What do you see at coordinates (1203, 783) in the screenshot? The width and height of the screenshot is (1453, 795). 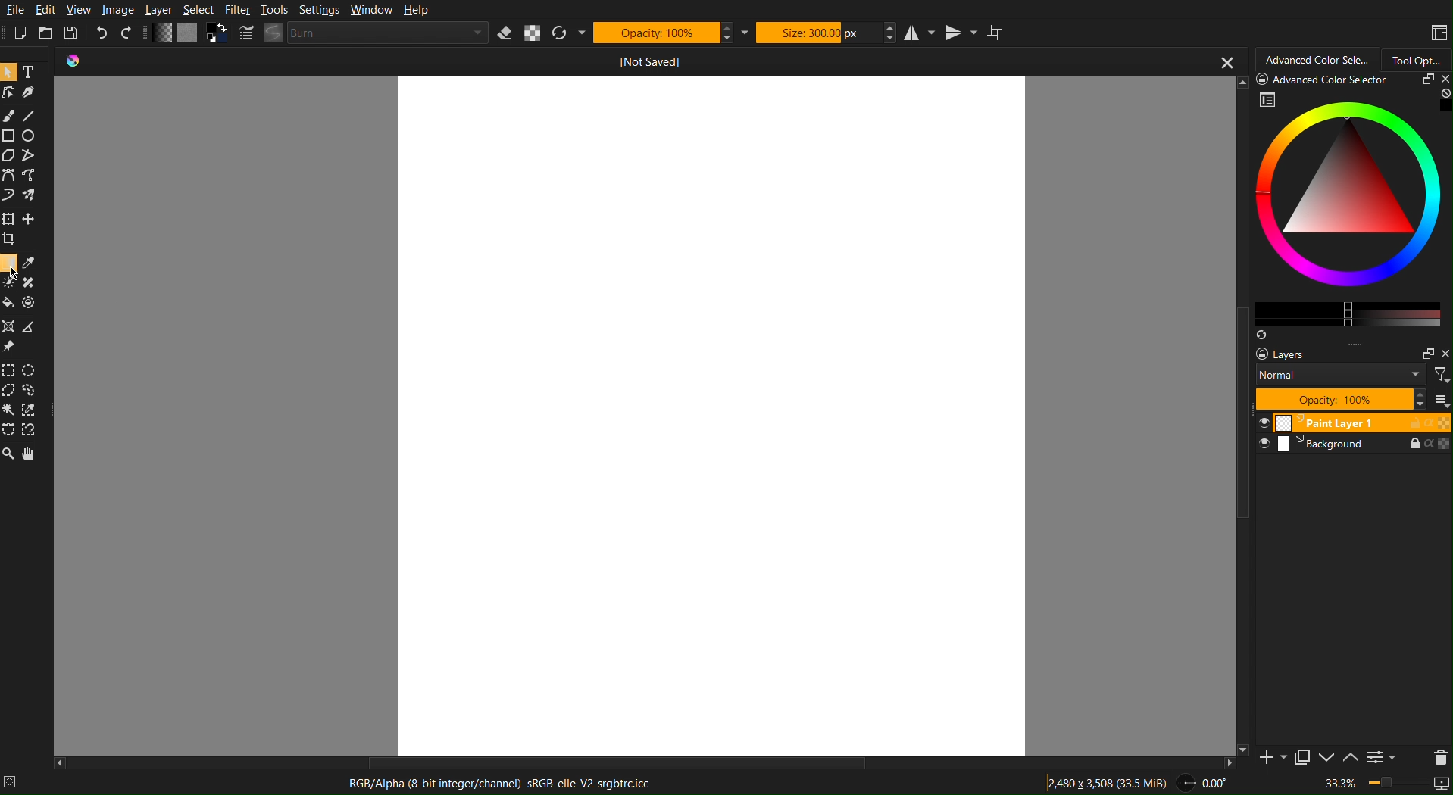 I see `Angle` at bounding box center [1203, 783].